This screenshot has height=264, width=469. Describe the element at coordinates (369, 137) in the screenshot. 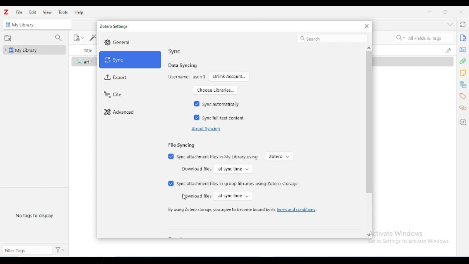

I see `vertical scroll bar` at that location.